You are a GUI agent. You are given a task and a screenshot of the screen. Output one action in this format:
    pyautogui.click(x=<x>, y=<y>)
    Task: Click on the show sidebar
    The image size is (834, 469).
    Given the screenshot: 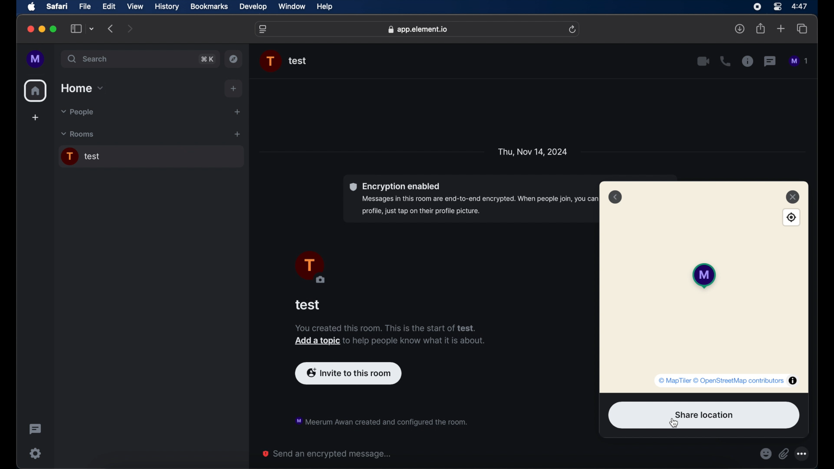 What is the action you would take?
    pyautogui.click(x=76, y=29)
    